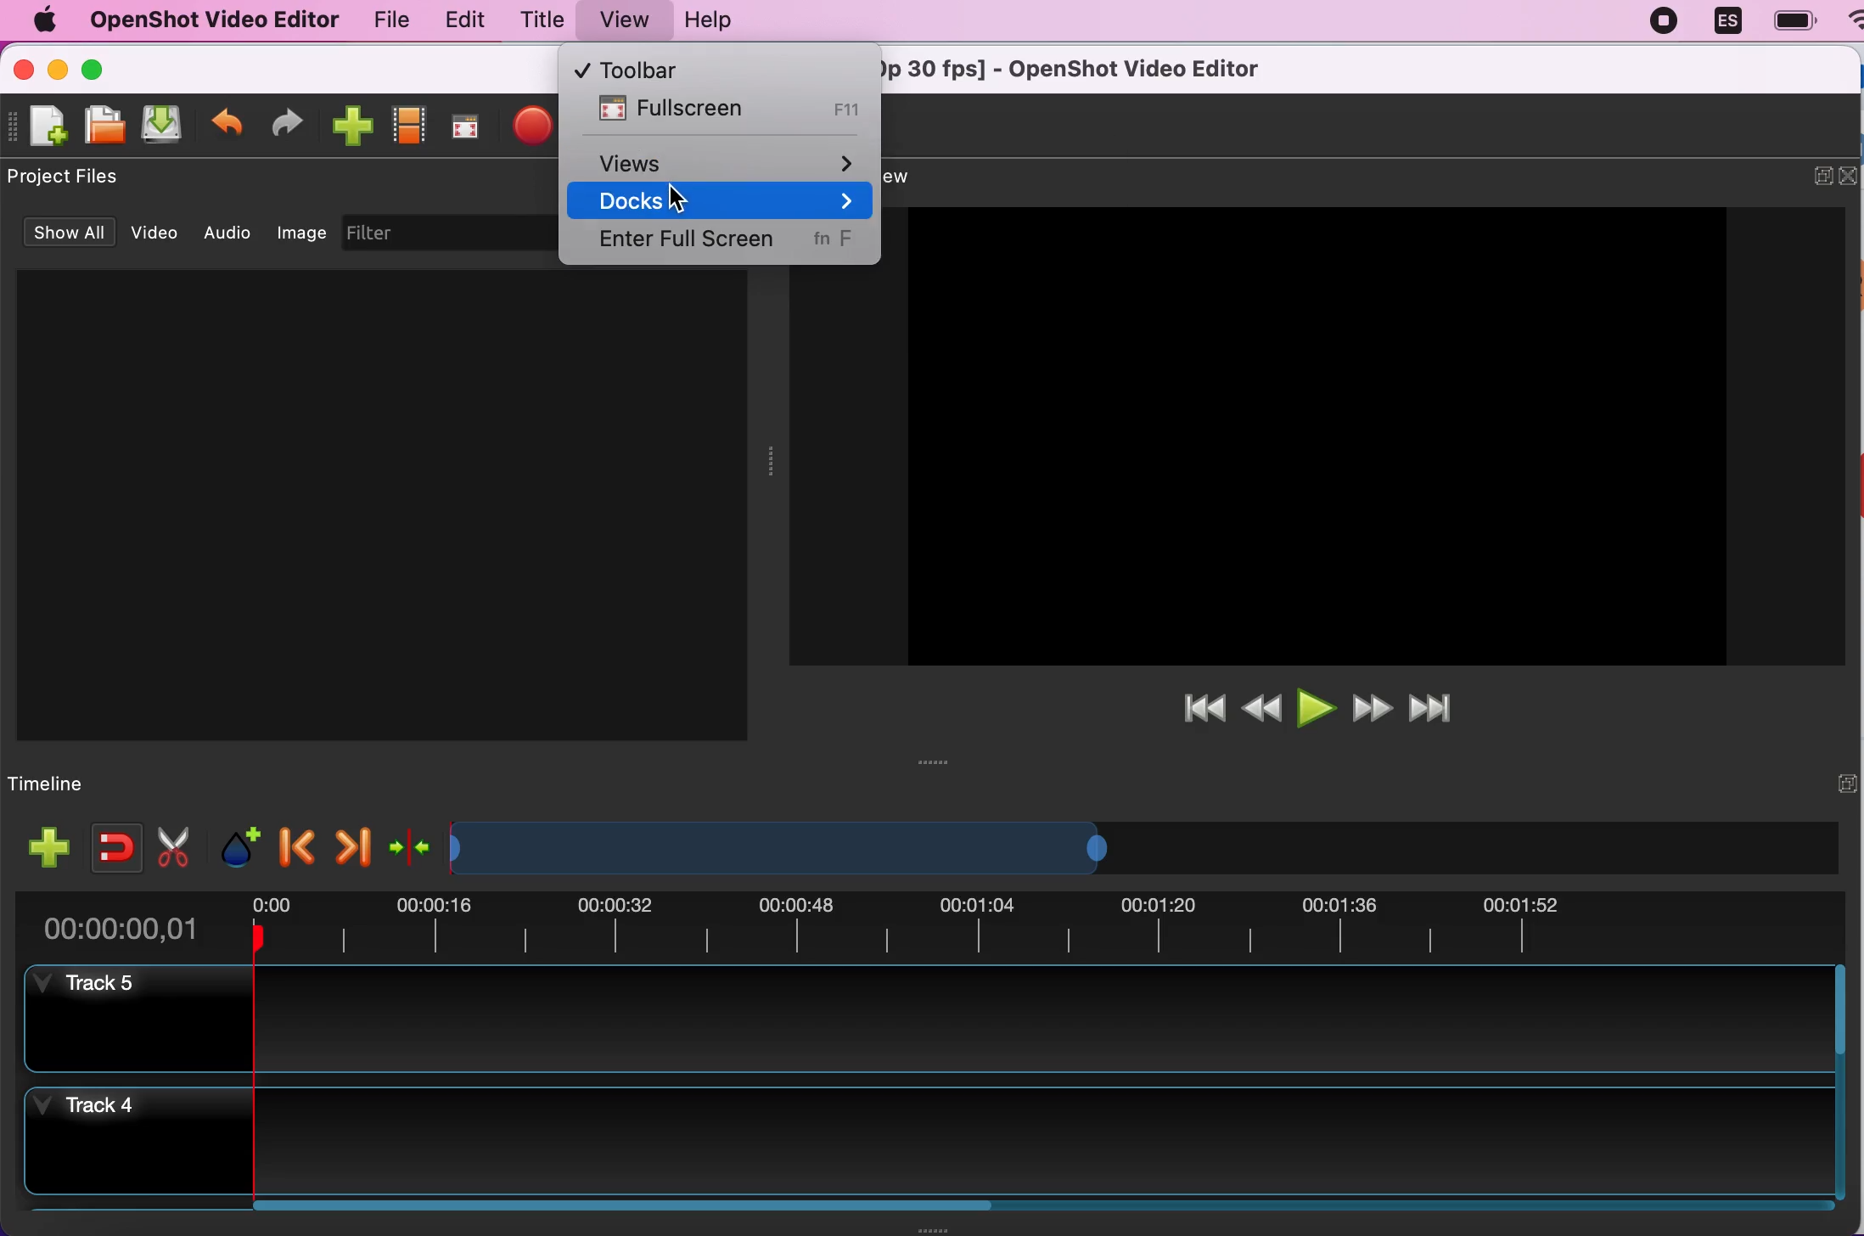 This screenshot has height=1236, width=1864. I want to click on edit, so click(458, 20).